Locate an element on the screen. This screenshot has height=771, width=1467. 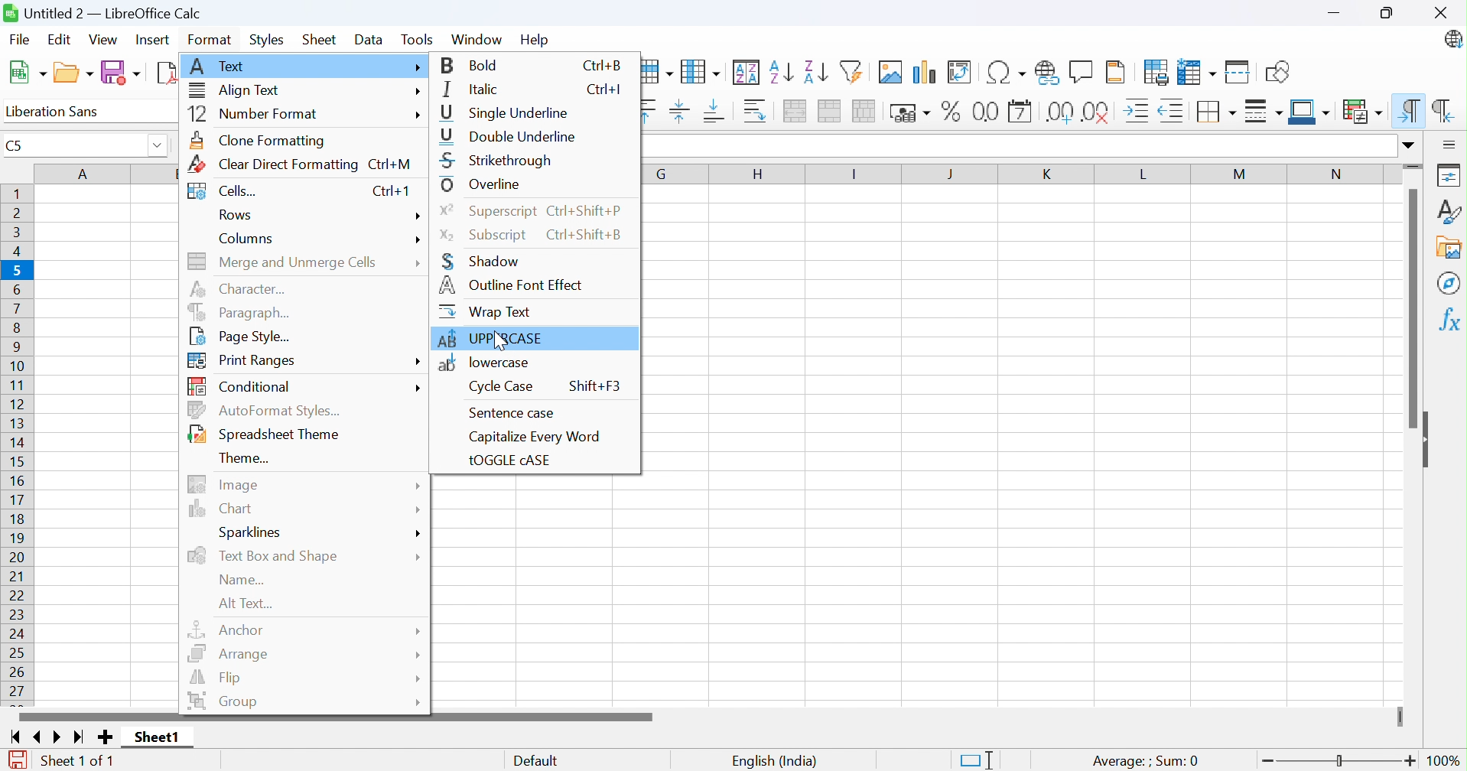
Insert special characters is located at coordinates (1007, 72).